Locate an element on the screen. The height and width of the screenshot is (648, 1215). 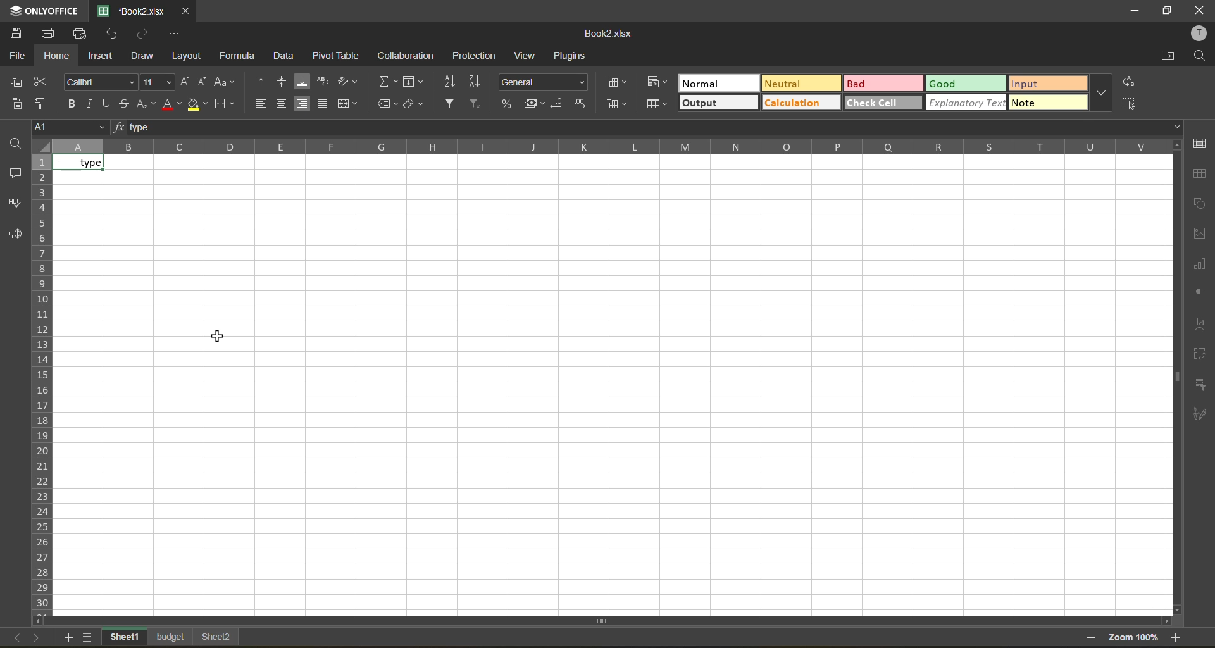
insert cells is located at coordinates (618, 82).